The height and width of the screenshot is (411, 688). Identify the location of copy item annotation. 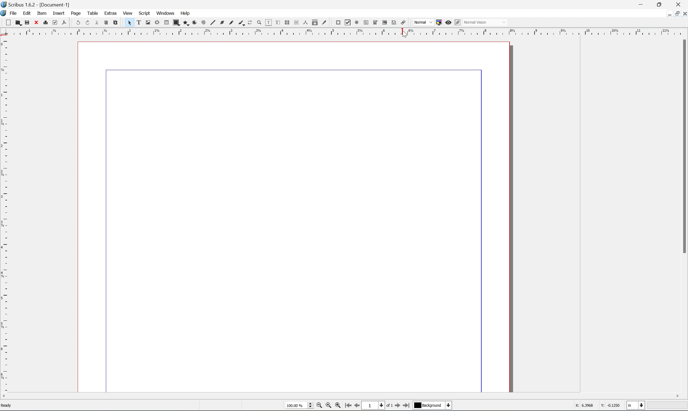
(316, 23).